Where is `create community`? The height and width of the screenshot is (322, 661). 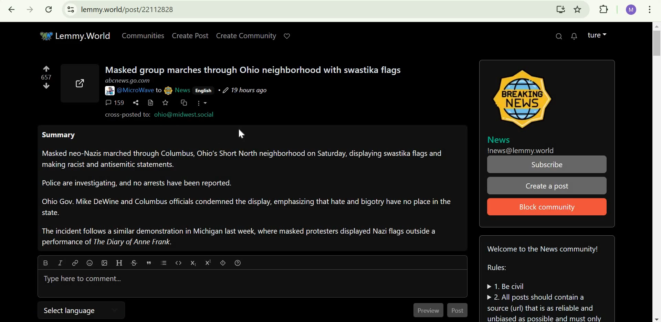
create community is located at coordinates (245, 35).